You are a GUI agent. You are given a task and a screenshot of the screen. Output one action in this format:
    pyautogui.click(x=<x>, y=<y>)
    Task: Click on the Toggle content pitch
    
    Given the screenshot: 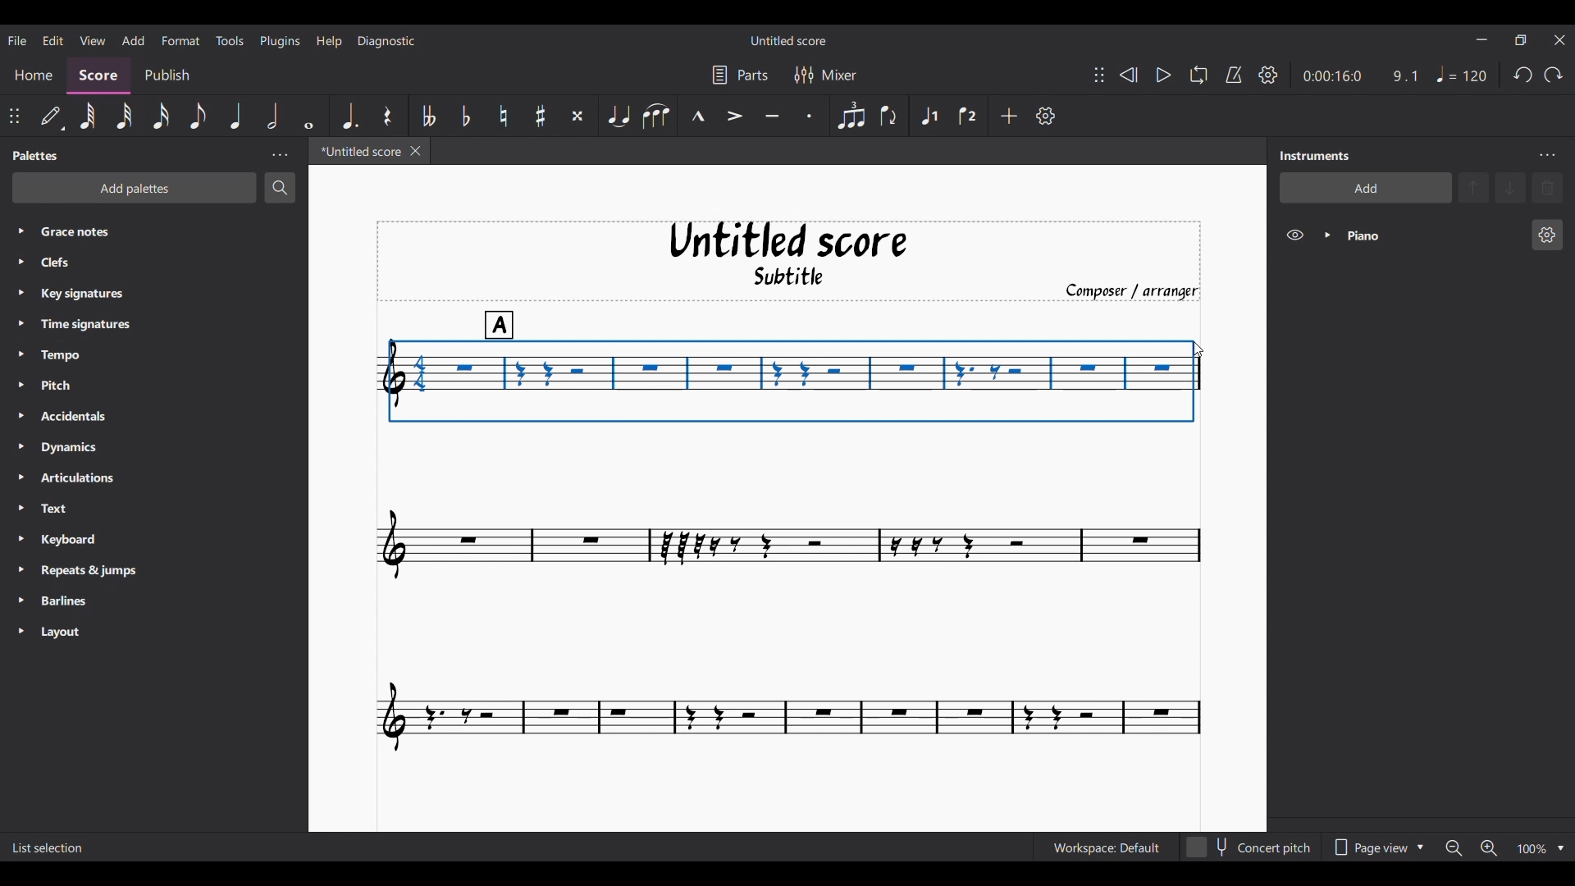 What is the action you would take?
    pyautogui.click(x=1250, y=847)
    